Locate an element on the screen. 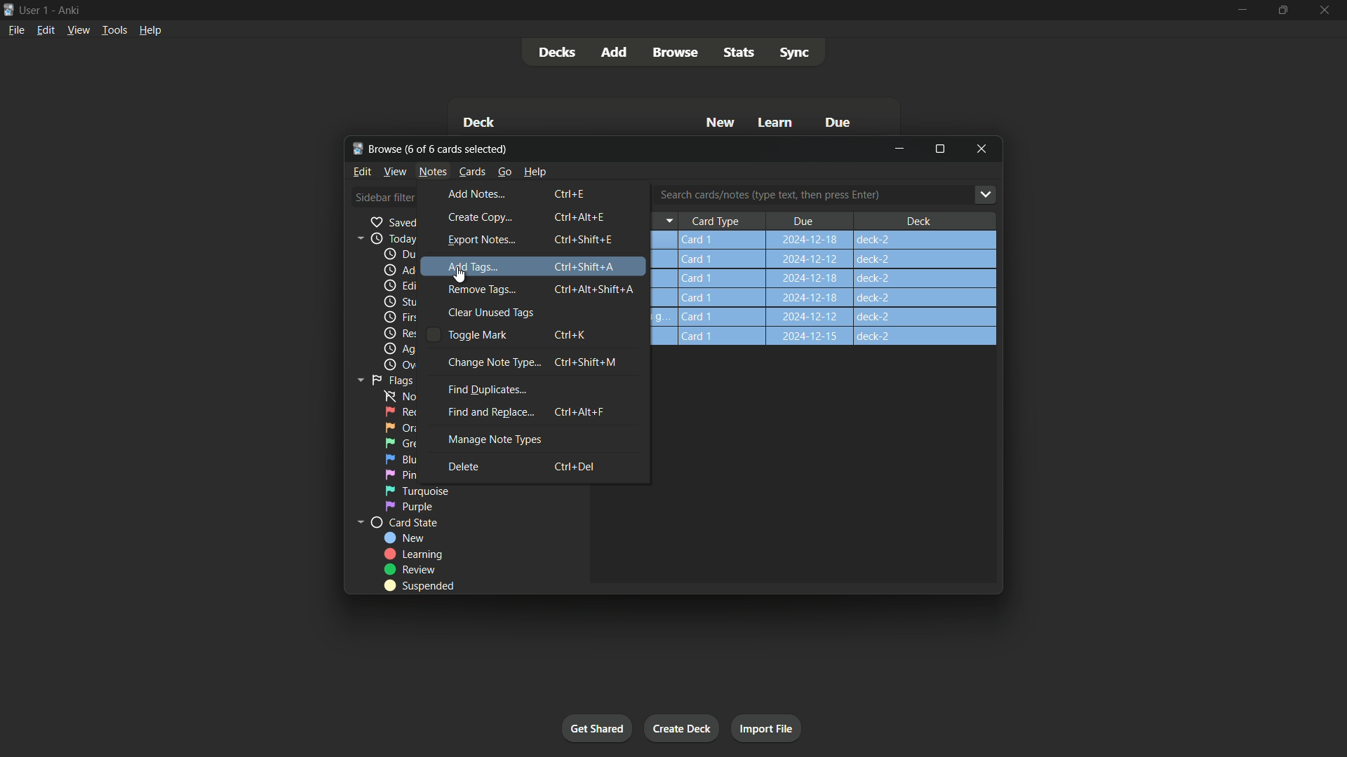 Image resolution: width=1347 pixels, height=757 pixels. go is located at coordinates (504, 172).